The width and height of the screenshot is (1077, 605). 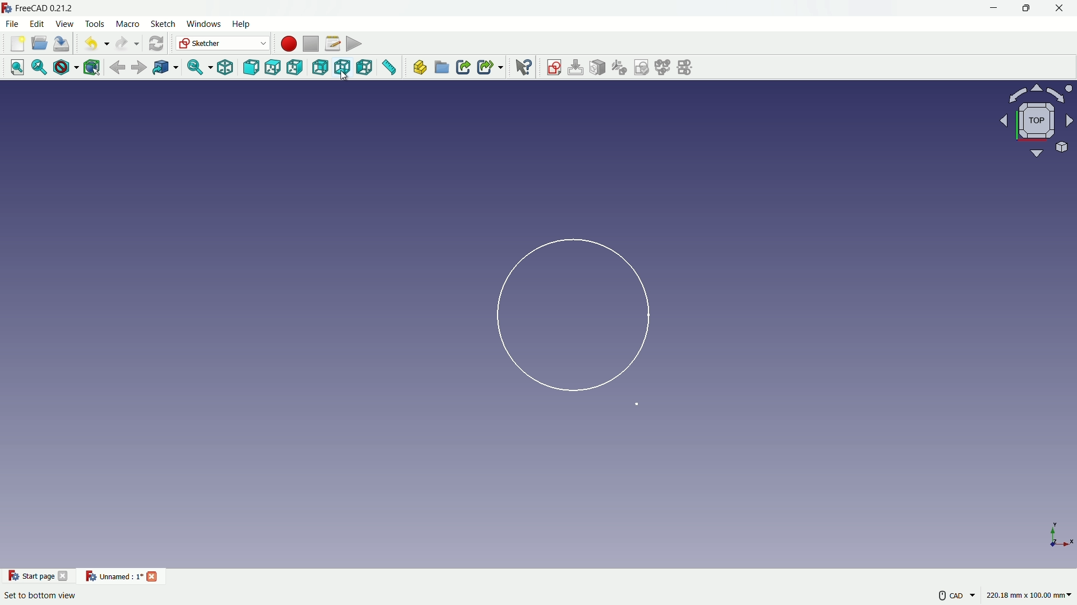 What do you see at coordinates (554, 68) in the screenshot?
I see `create sketch` at bounding box center [554, 68].